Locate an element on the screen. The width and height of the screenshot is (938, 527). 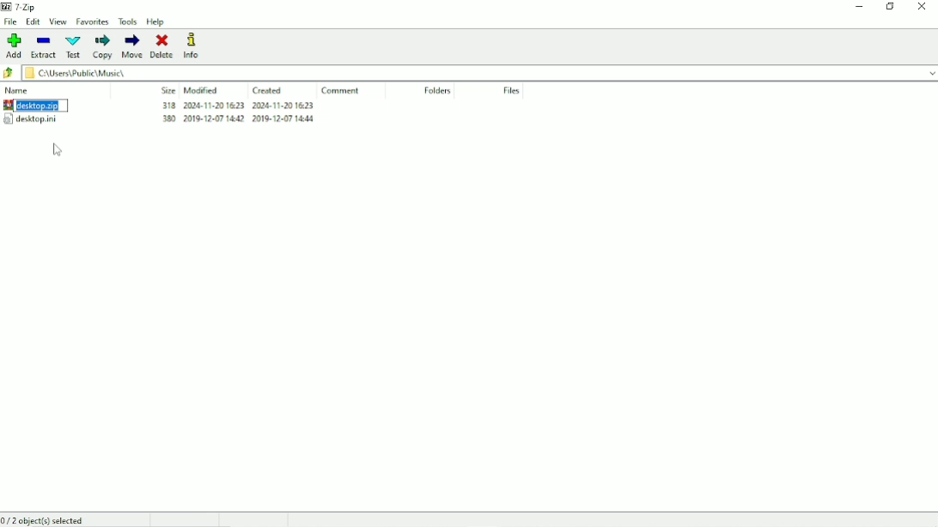
Test is located at coordinates (72, 46).